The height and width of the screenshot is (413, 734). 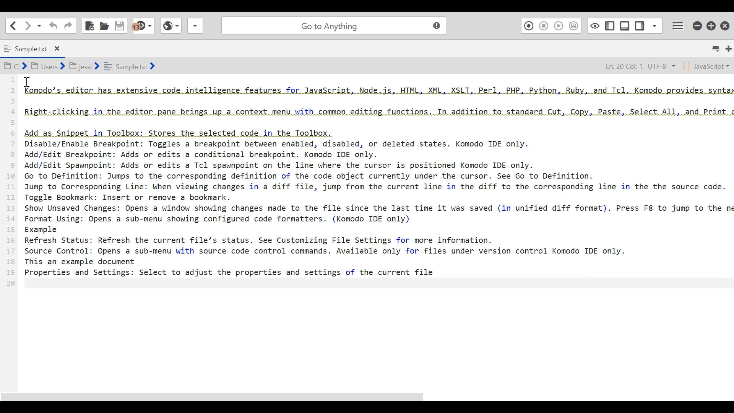 What do you see at coordinates (697, 24) in the screenshot?
I see `minimize` at bounding box center [697, 24].